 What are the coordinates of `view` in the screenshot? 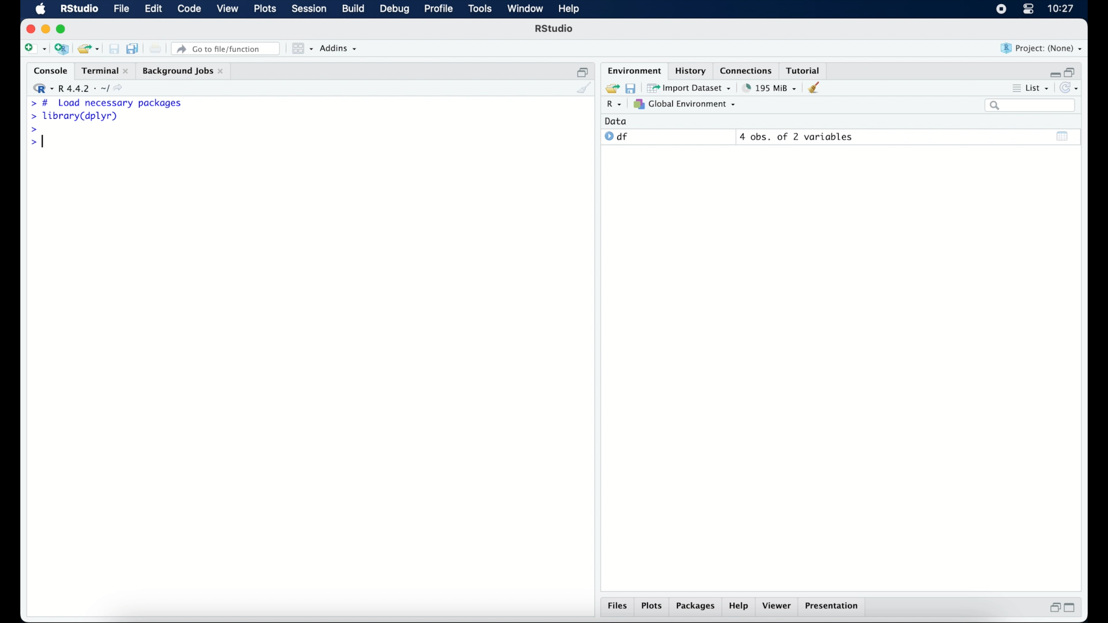 It's located at (228, 10).